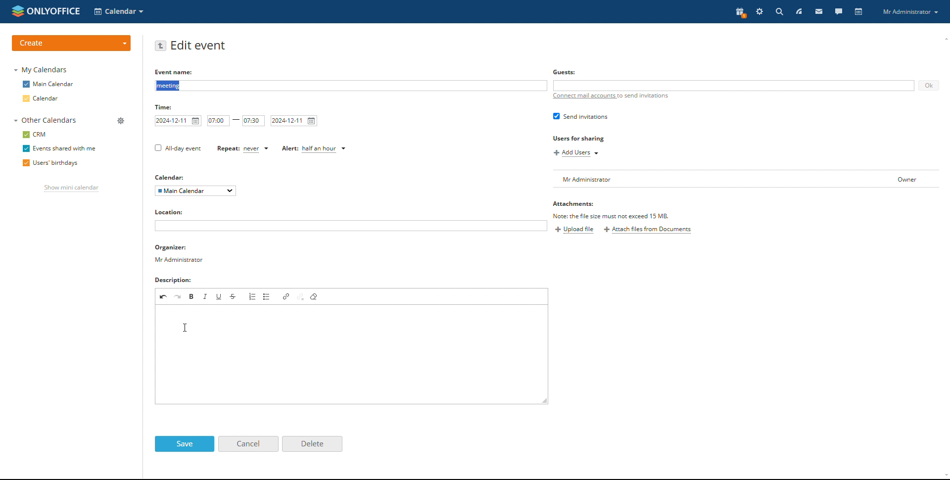 The height and width of the screenshot is (480, 950). Describe the element at coordinates (928, 85) in the screenshot. I see `ok` at that location.